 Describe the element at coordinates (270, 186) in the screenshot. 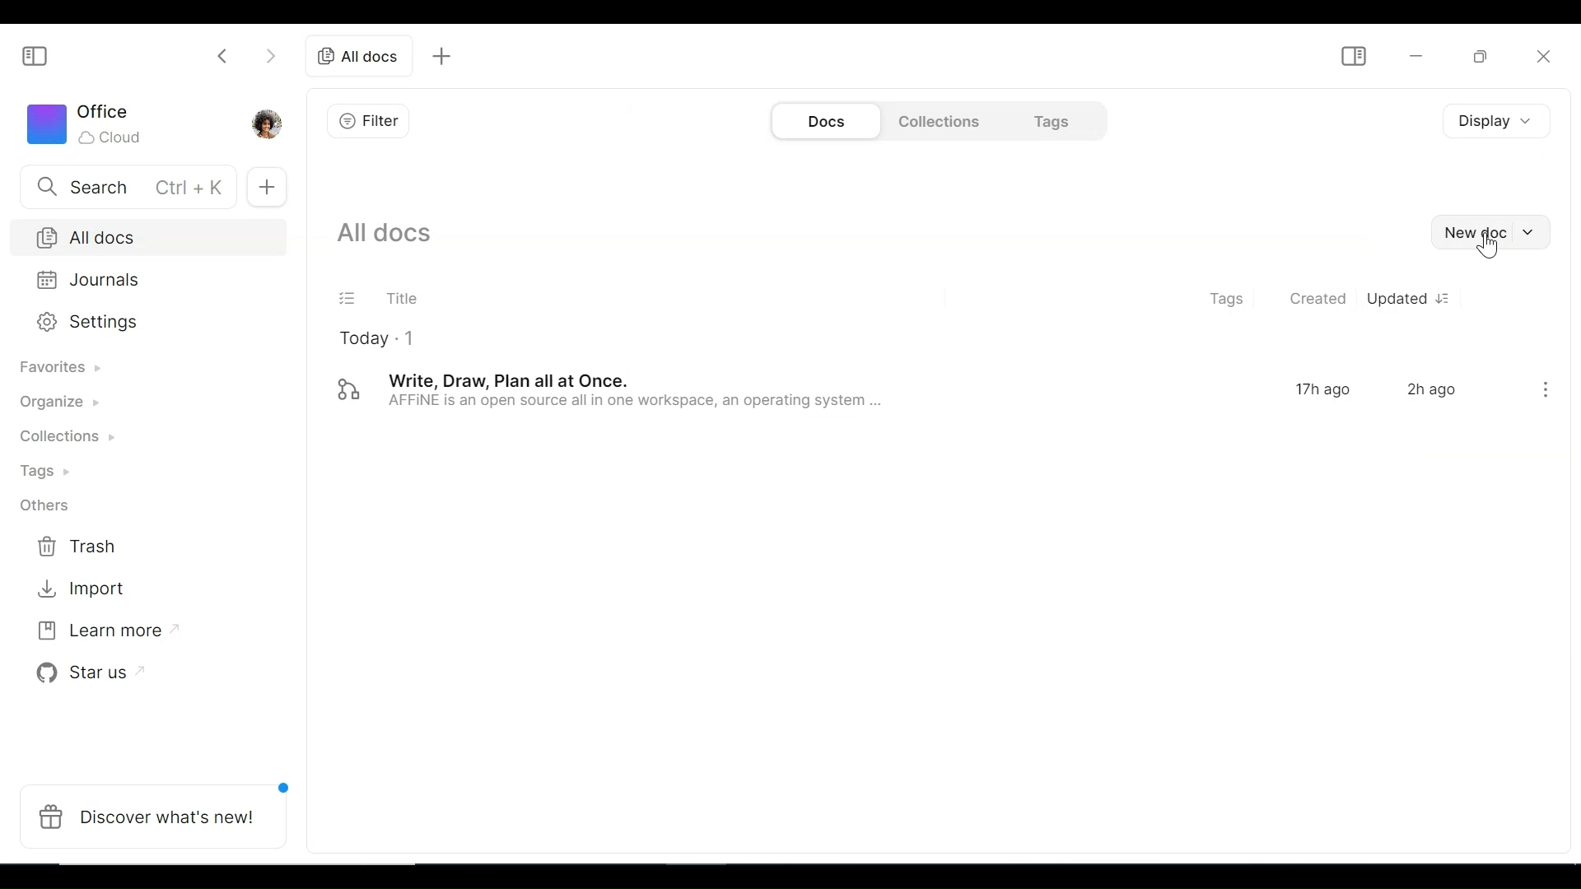

I see `Add New ` at that location.